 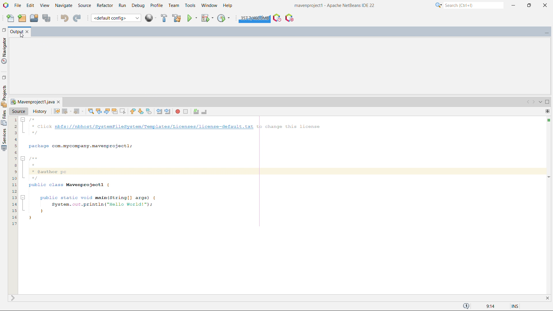 I want to click on 9:14, so click(x=489, y=306).